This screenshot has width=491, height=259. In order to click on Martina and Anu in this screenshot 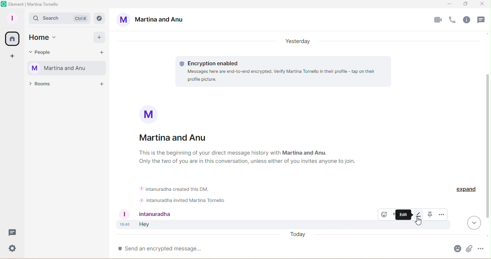, I will do `click(179, 138)`.